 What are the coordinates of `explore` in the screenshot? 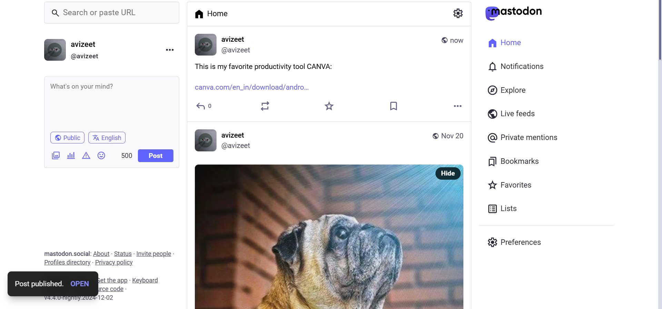 It's located at (512, 92).